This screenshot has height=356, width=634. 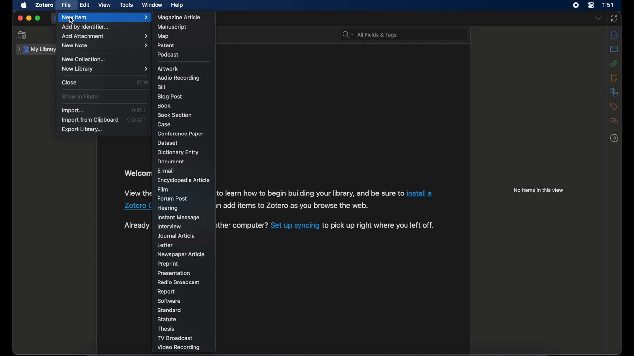 What do you see at coordinates (614, 49) in the screenshot?
I see `abstract` at bounding box center [614, 49].